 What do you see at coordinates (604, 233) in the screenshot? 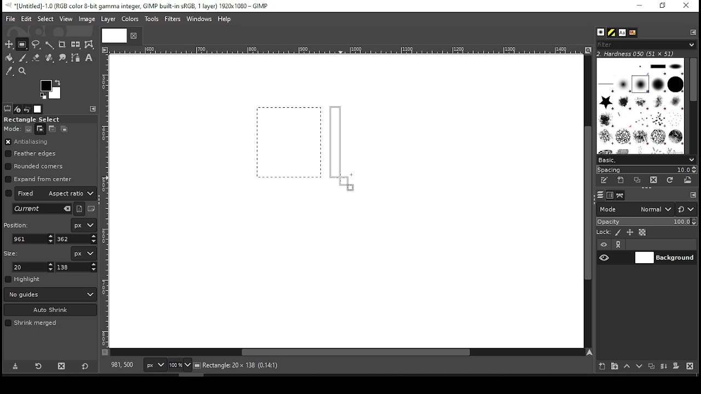
I see `lock:` at bounding box center [604, 233].